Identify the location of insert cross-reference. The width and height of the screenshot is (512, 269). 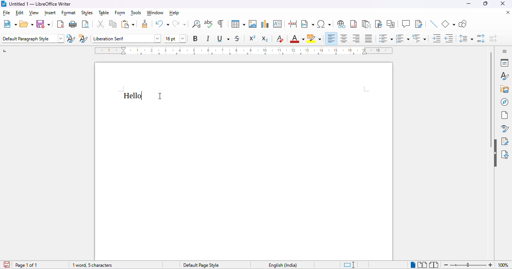
(391, 24).